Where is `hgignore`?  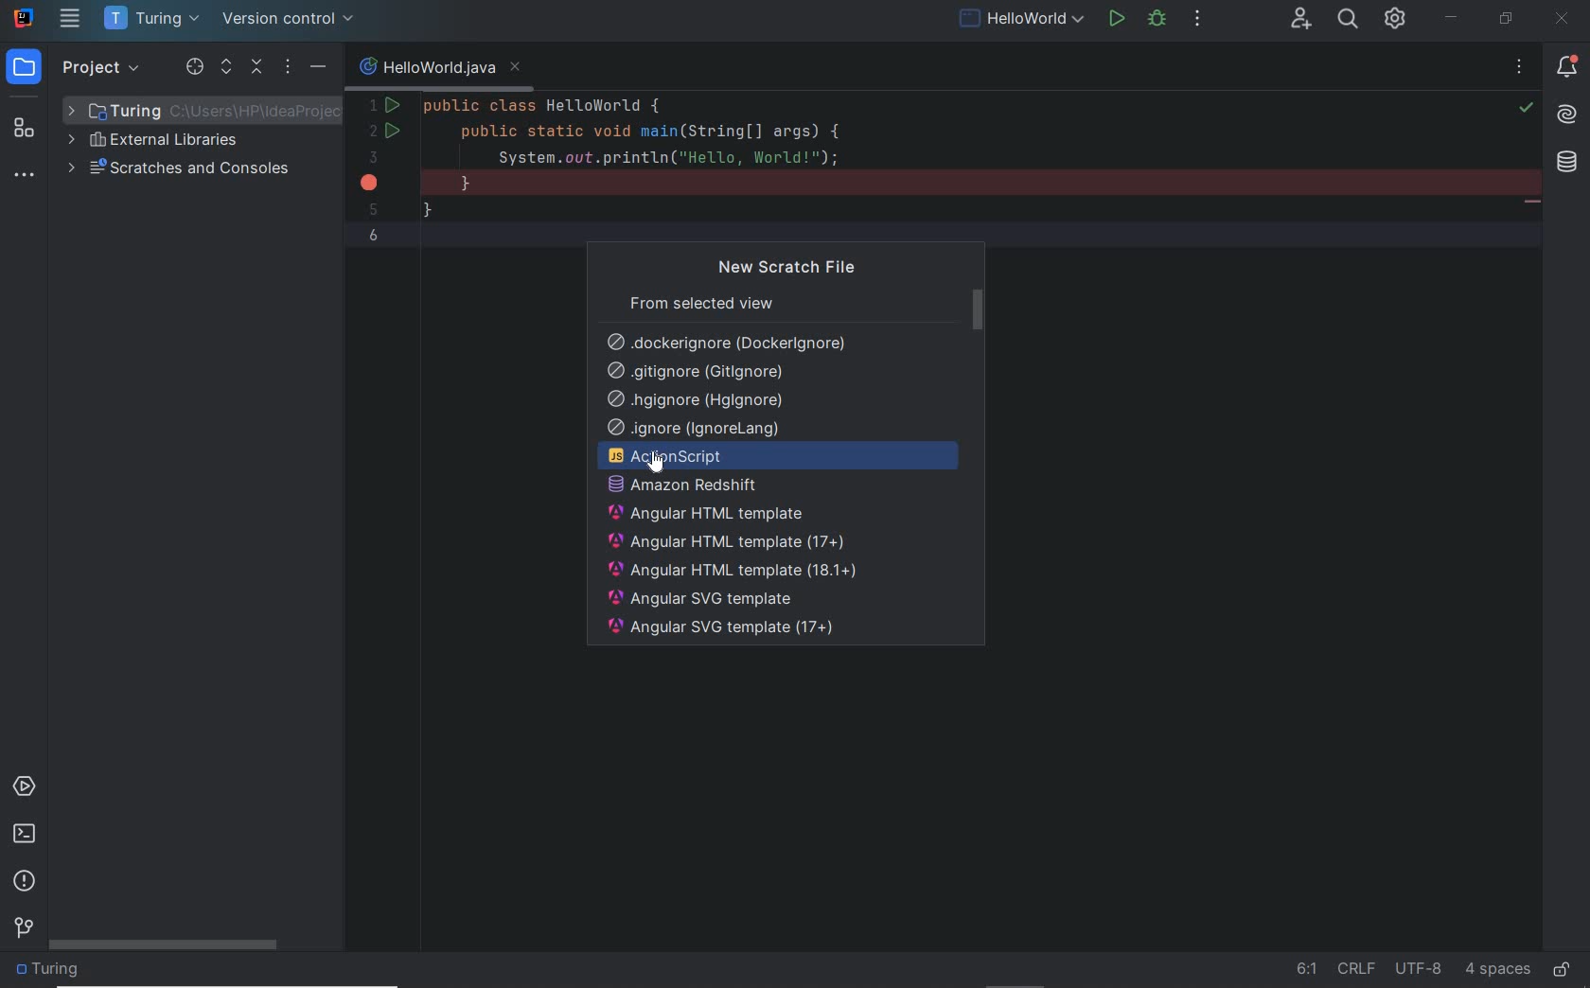
hgignore is located at coordinates (697, 401).